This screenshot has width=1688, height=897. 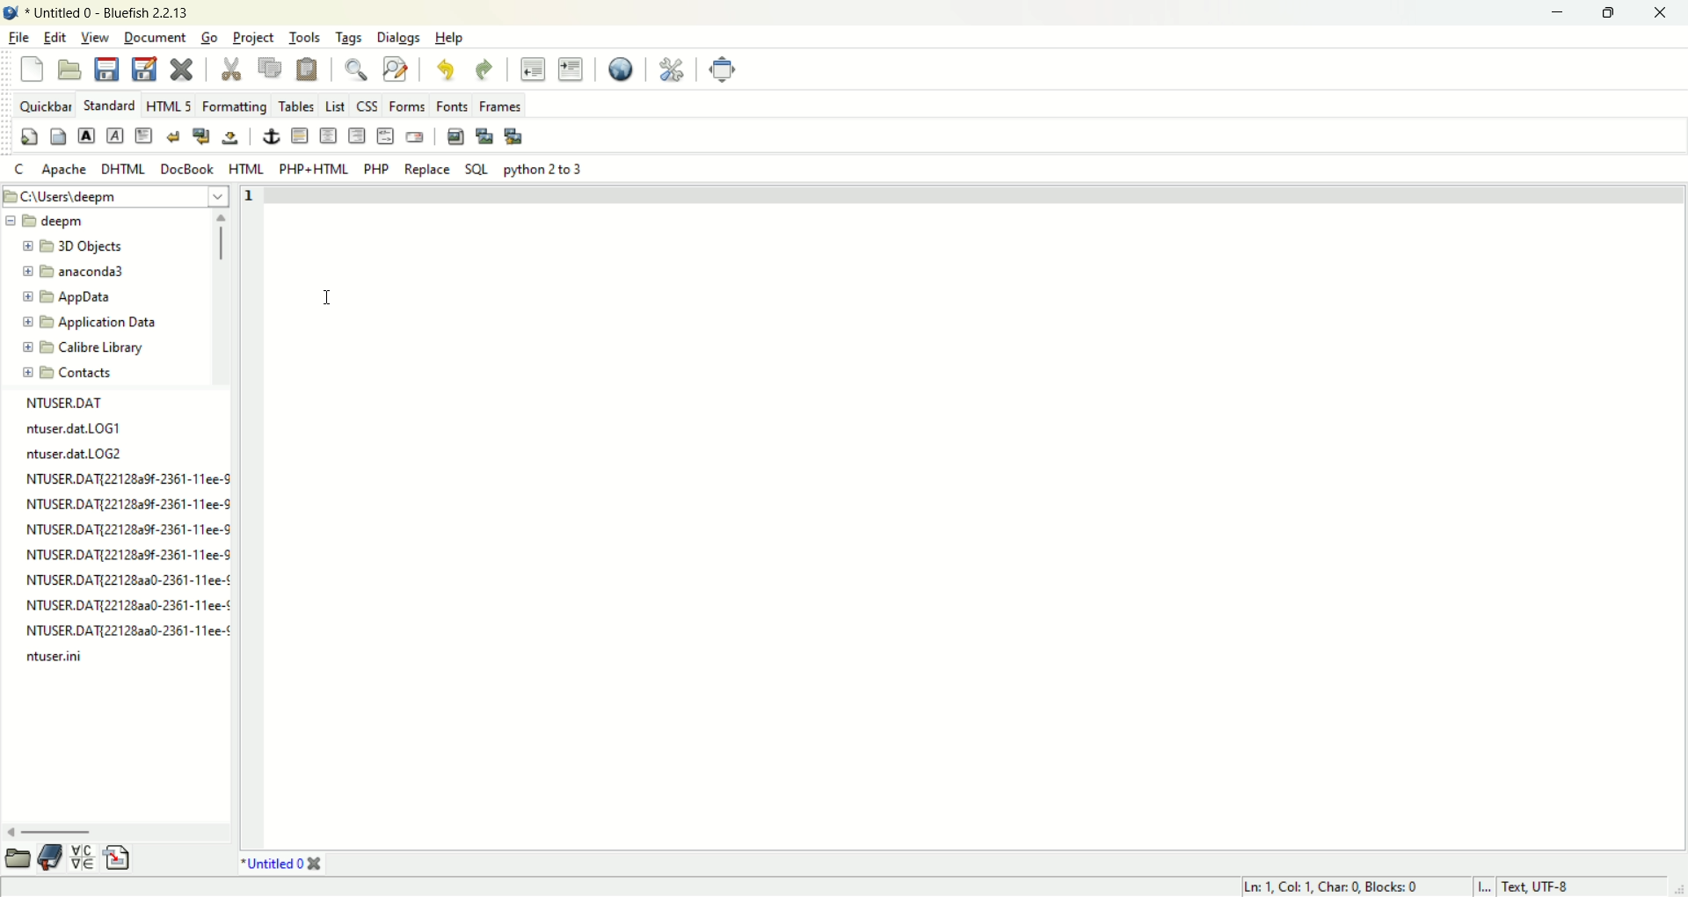 What do you see at coordinates (232, 70) in the screenshot?
I see `cut` at bounding box center [232, 70].